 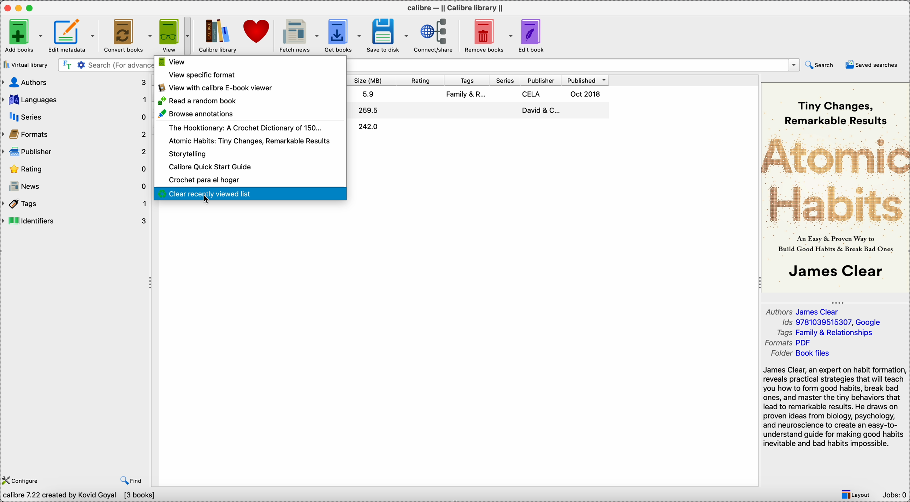 What do you see at coordinates (368, 110) in the screenshot?
I see `259.5` at bounding box center [368, 110].